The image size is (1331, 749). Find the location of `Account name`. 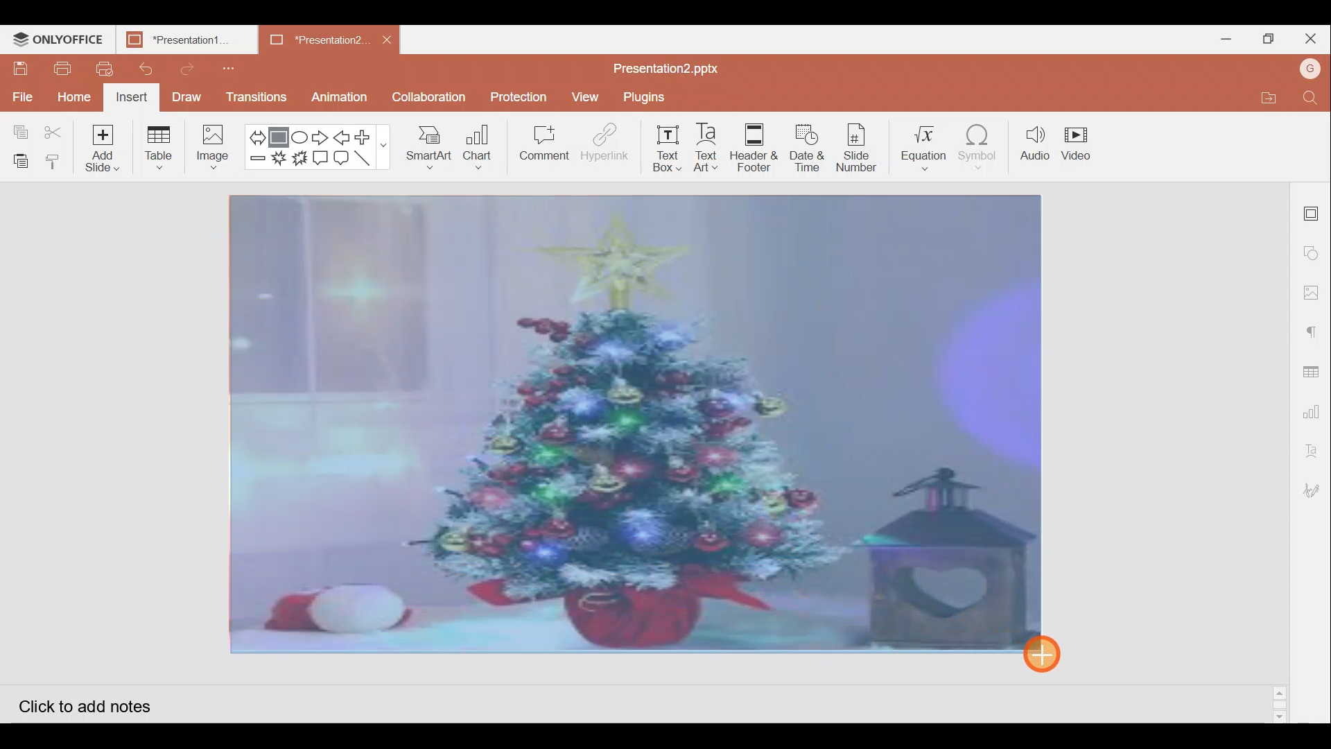

Account name is located at coordinates (1312, 69).